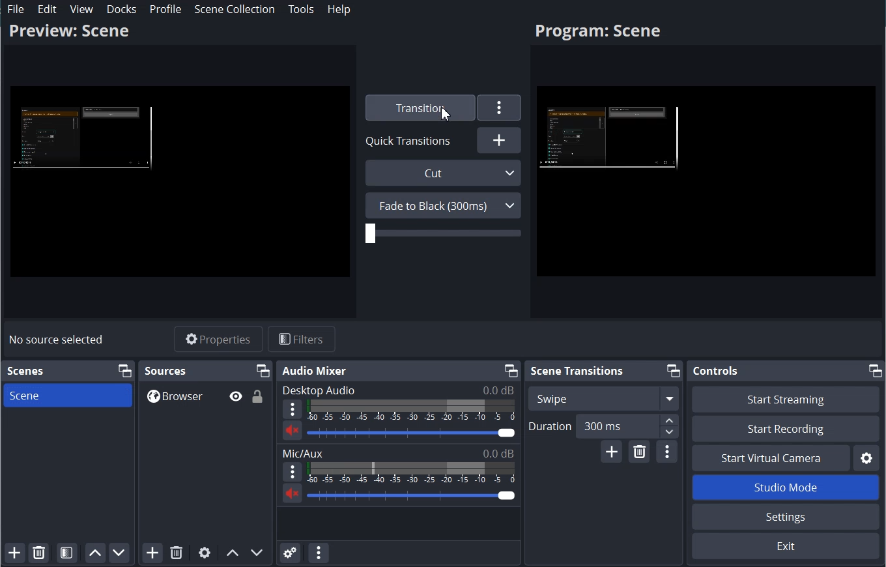  What do you see at coordinates (577, 370) in the screenshot?
I see `Scene Transition` at bounding box center [577, 370].